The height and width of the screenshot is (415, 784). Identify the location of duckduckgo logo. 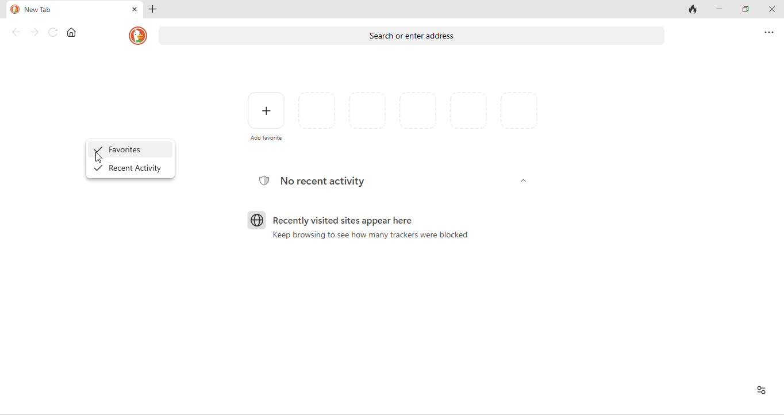
(136, 37).